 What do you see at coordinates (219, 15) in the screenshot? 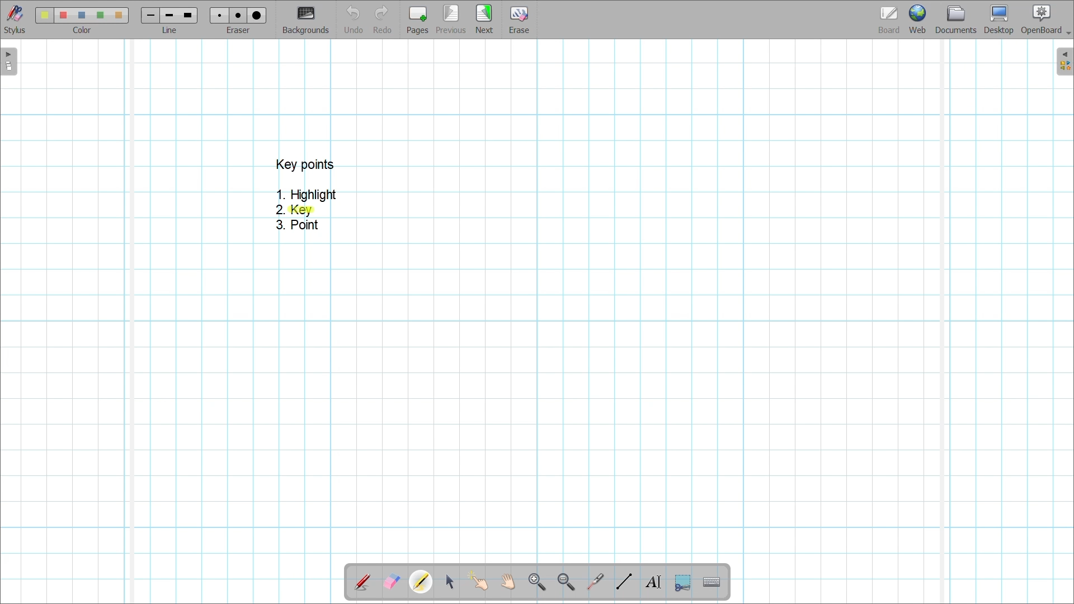
I see `Eraser 1` at bounding box center [219, 15].